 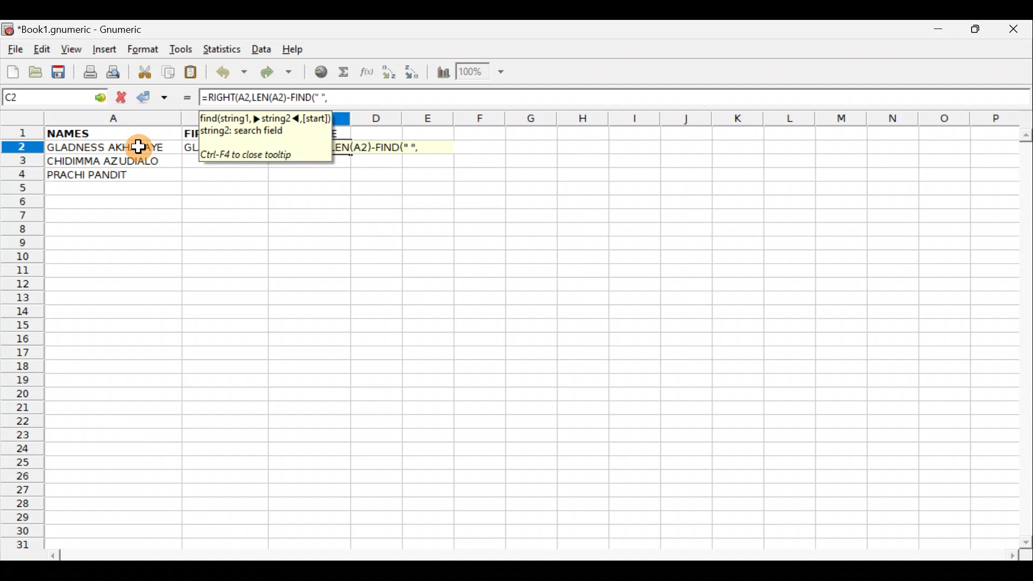 I want to click on Close, so click(x=1016, y=32).